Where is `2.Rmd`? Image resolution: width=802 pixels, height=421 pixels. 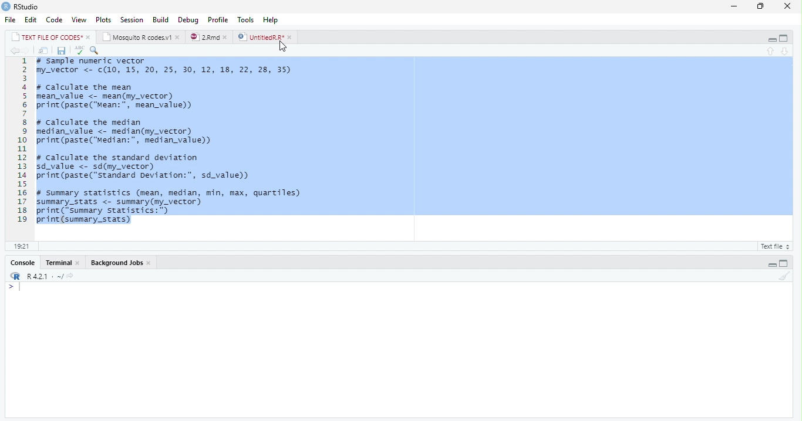
2.Rmd is located at coordinates (204, 37).